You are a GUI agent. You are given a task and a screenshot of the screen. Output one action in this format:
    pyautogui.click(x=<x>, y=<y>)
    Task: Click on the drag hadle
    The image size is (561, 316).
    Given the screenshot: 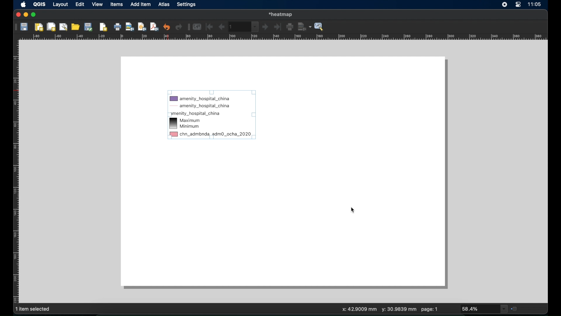 What is the action you would take?
    pyautogui.click(x=14, y=27)
    